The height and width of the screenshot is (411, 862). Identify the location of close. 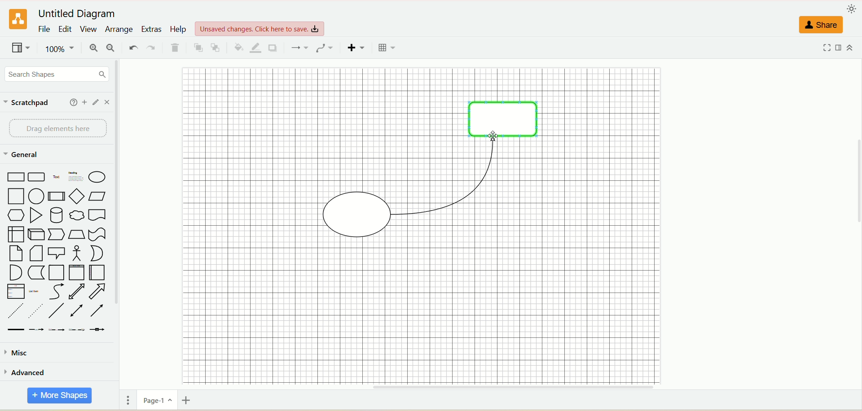
(107, 102).